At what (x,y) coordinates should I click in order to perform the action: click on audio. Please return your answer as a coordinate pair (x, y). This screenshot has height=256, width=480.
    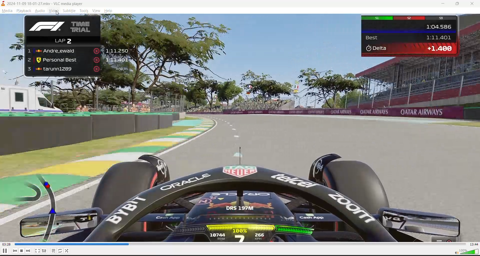
    Looking at the image, I should click on (40, 10).